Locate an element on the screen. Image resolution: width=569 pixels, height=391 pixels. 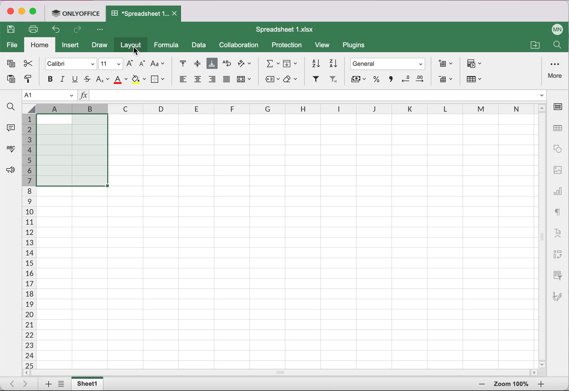
Format type general is located at coordinates (389, 65).